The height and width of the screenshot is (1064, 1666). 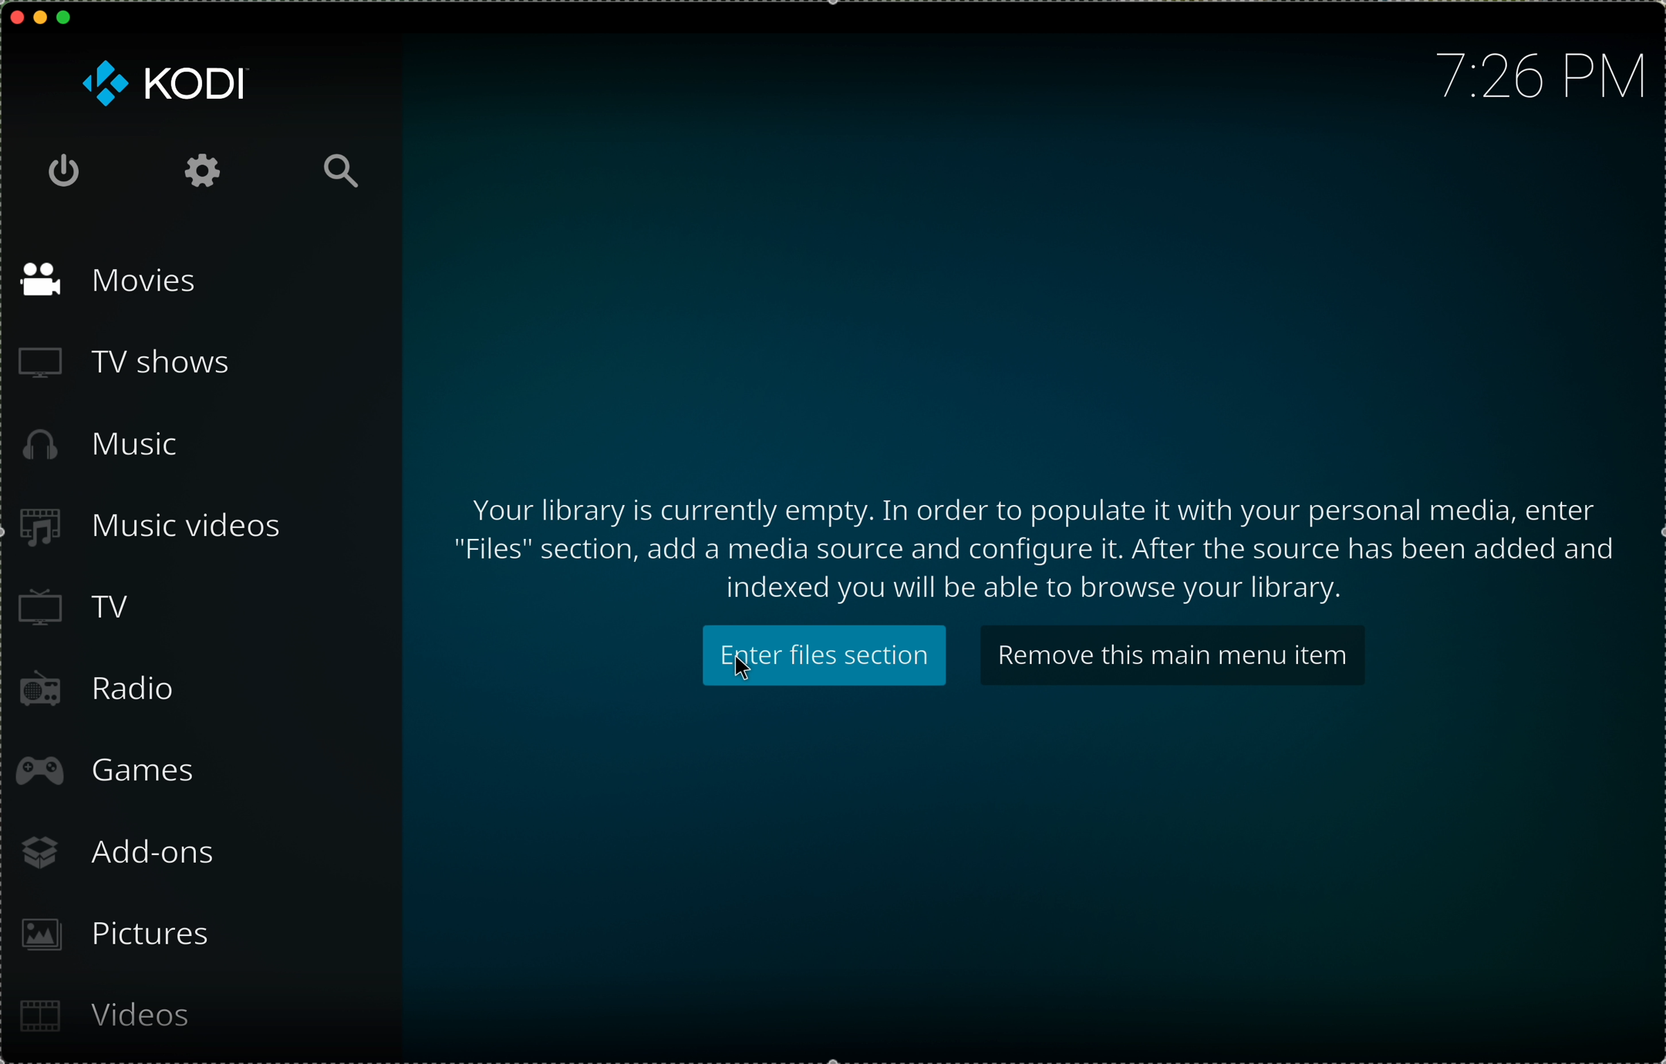 I want to click on videos, so click(x=109, y=1018).